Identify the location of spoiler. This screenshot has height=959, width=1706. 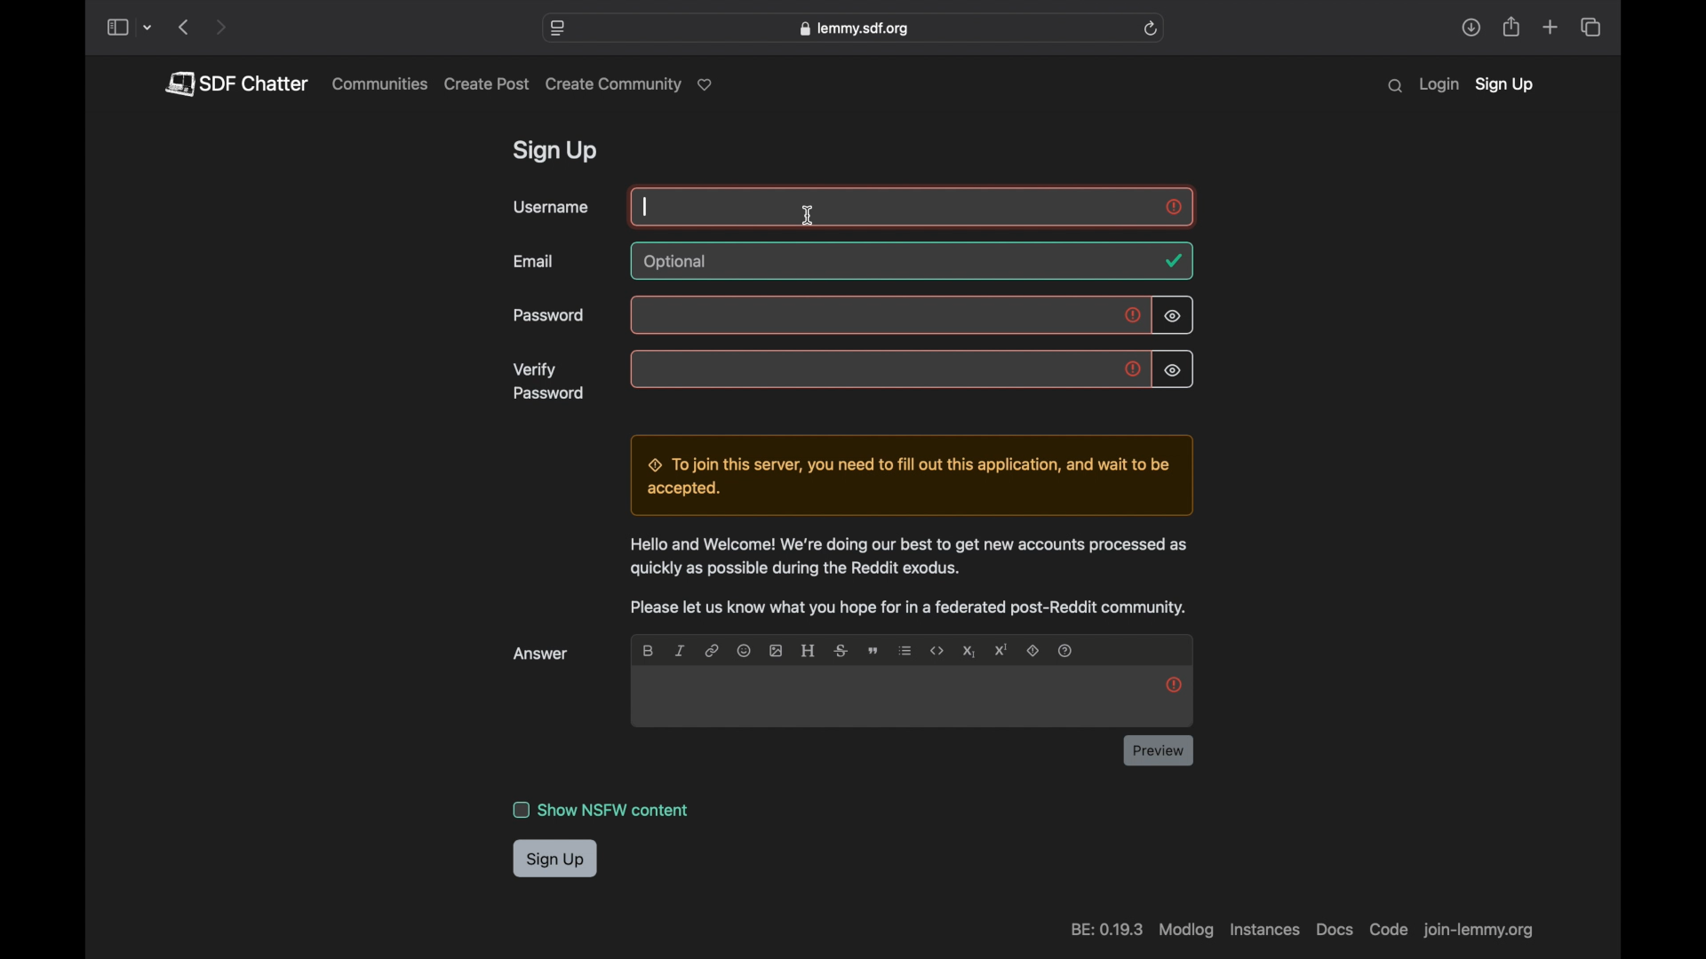
(1034, 652).